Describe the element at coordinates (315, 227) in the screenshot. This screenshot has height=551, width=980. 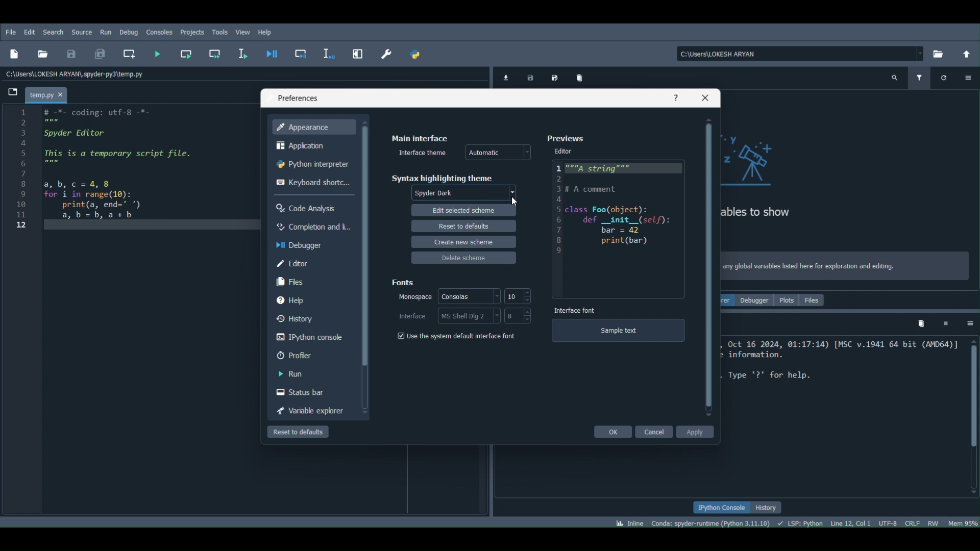
I see `Completion and linting` at that location.